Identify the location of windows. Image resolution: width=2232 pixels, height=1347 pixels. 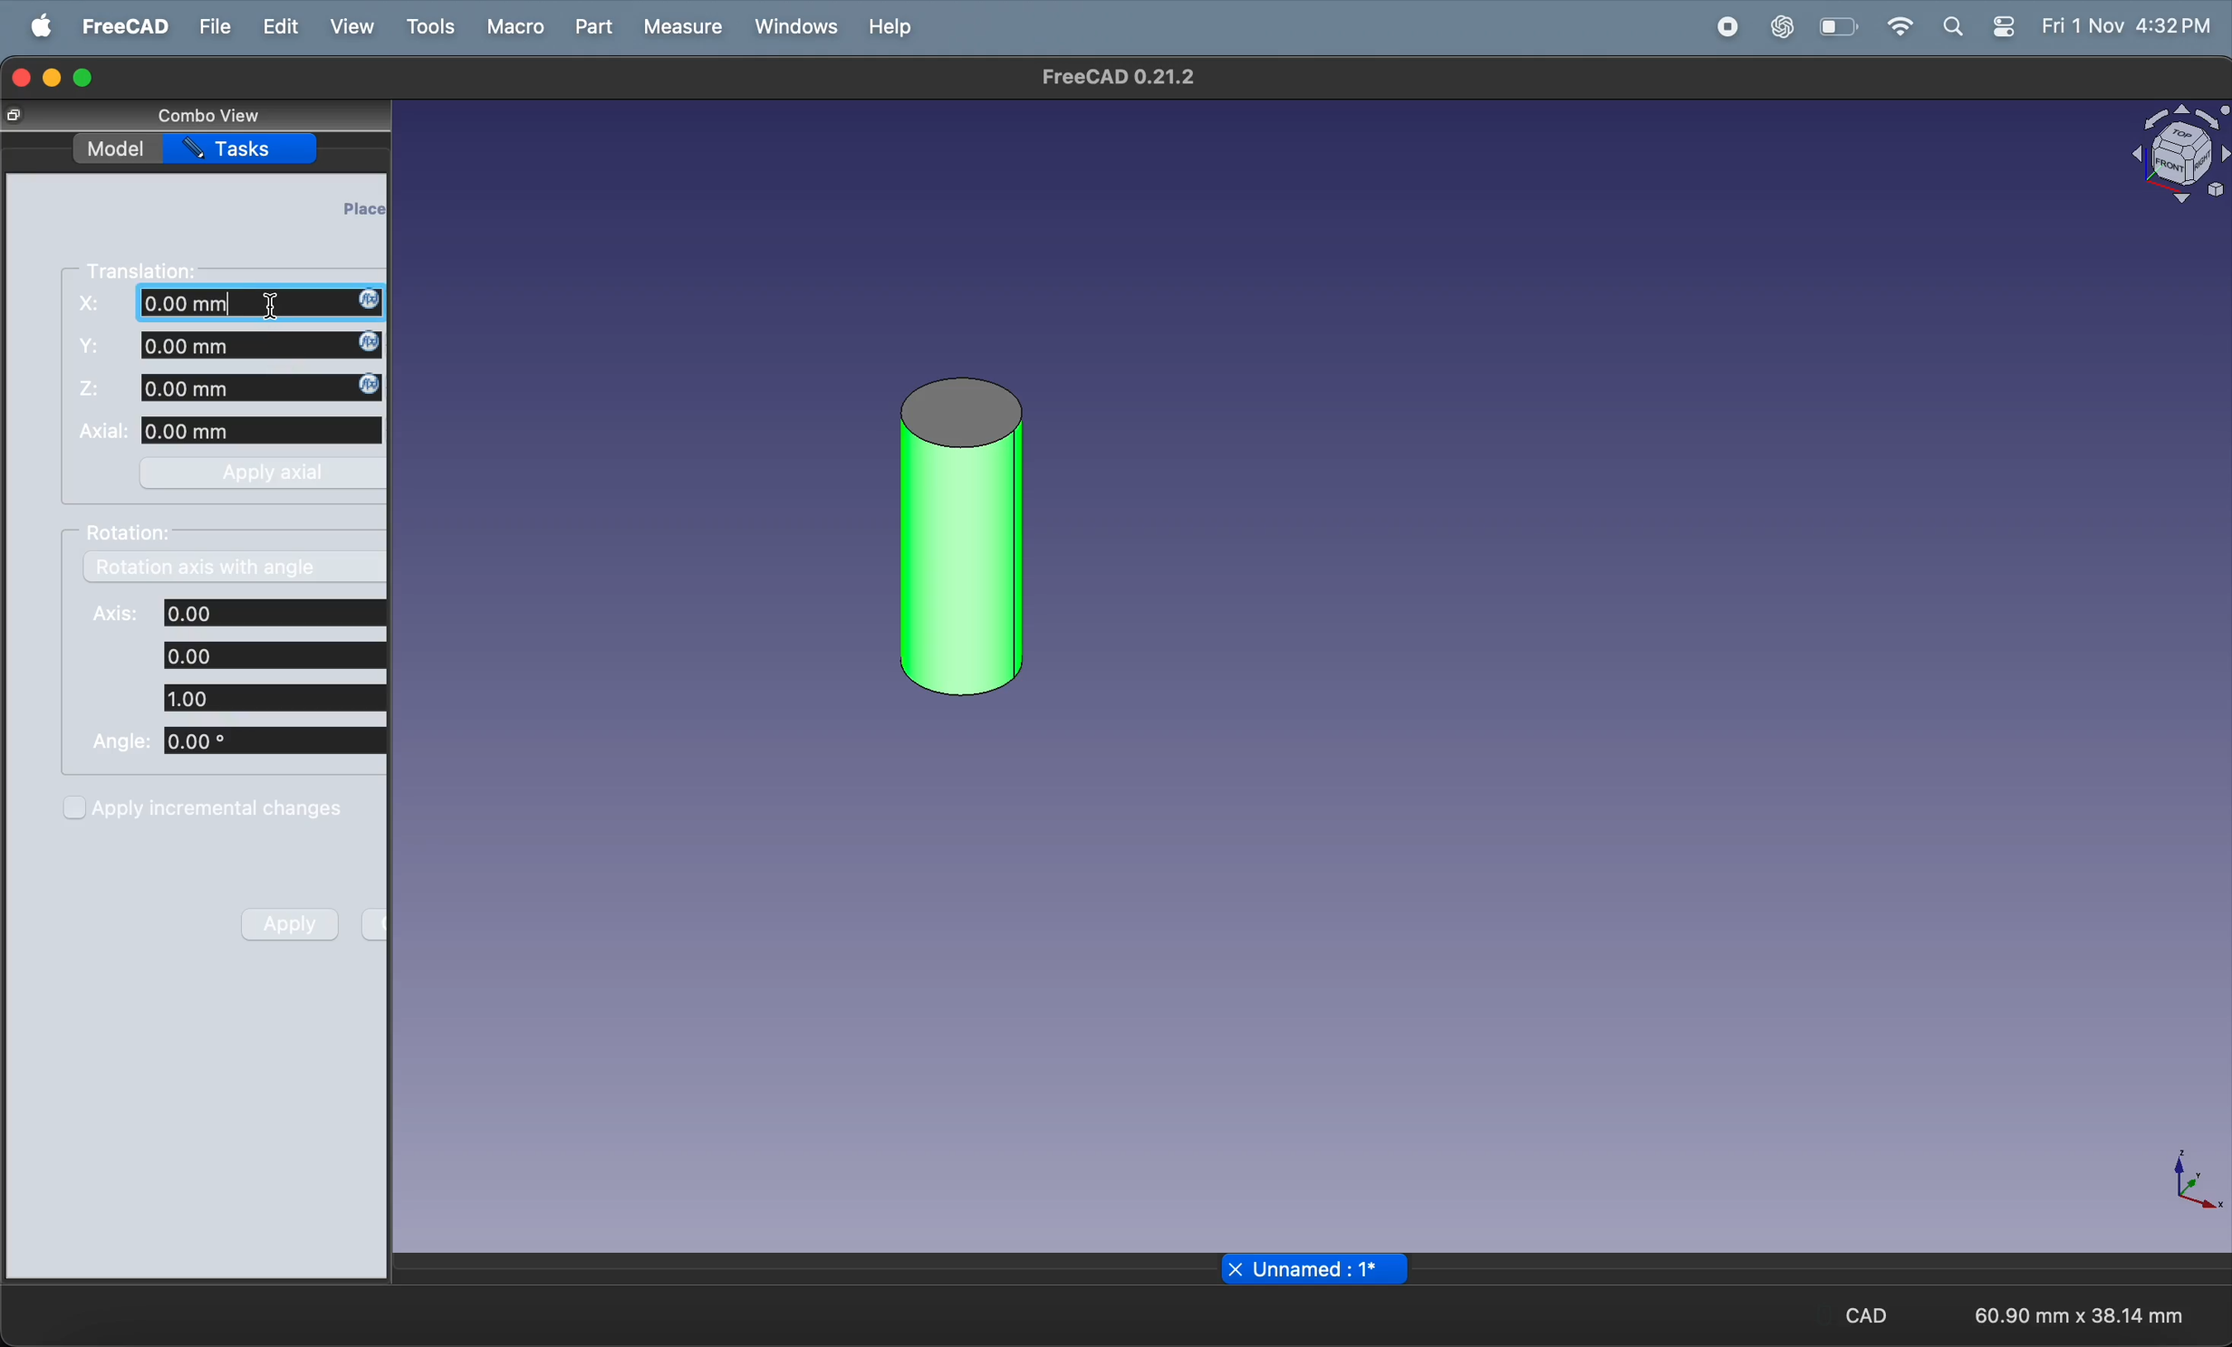
(789, 29).